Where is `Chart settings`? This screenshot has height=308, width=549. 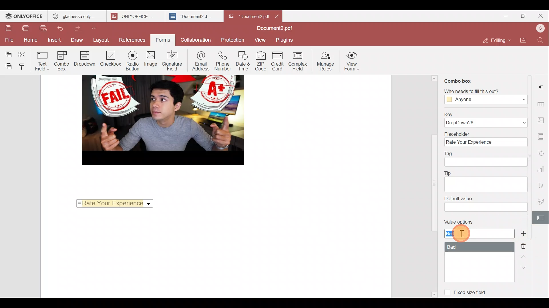
Chart settings is located at coordinates (542, 170).